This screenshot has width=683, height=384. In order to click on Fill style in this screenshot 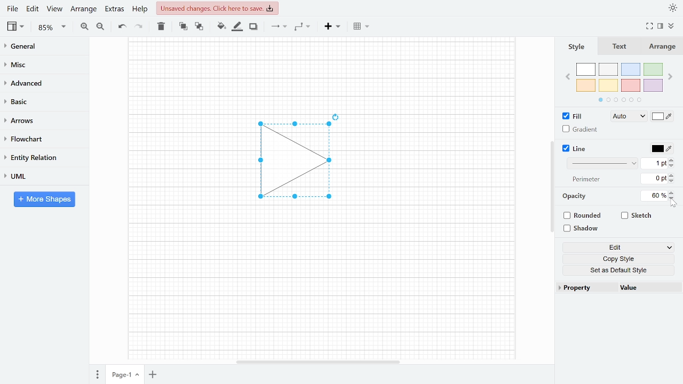, I will do `click(626, 117)`.